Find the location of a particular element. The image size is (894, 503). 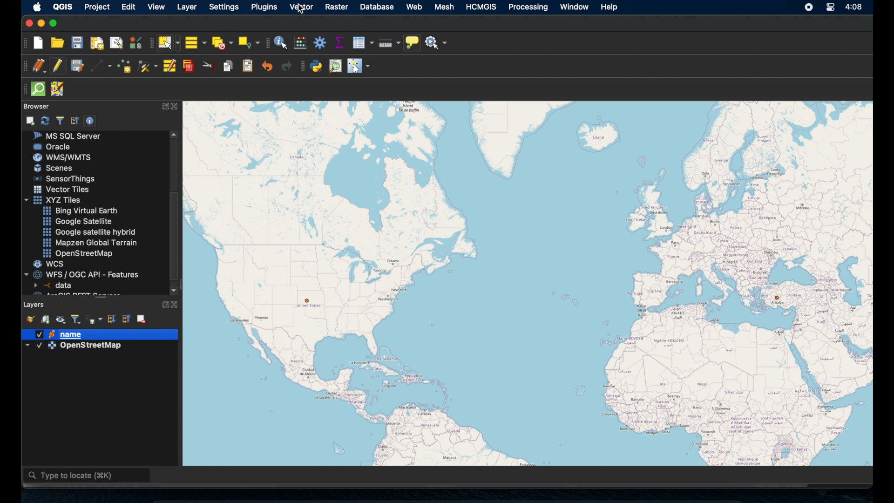

data is located at coordinates (54, 285).